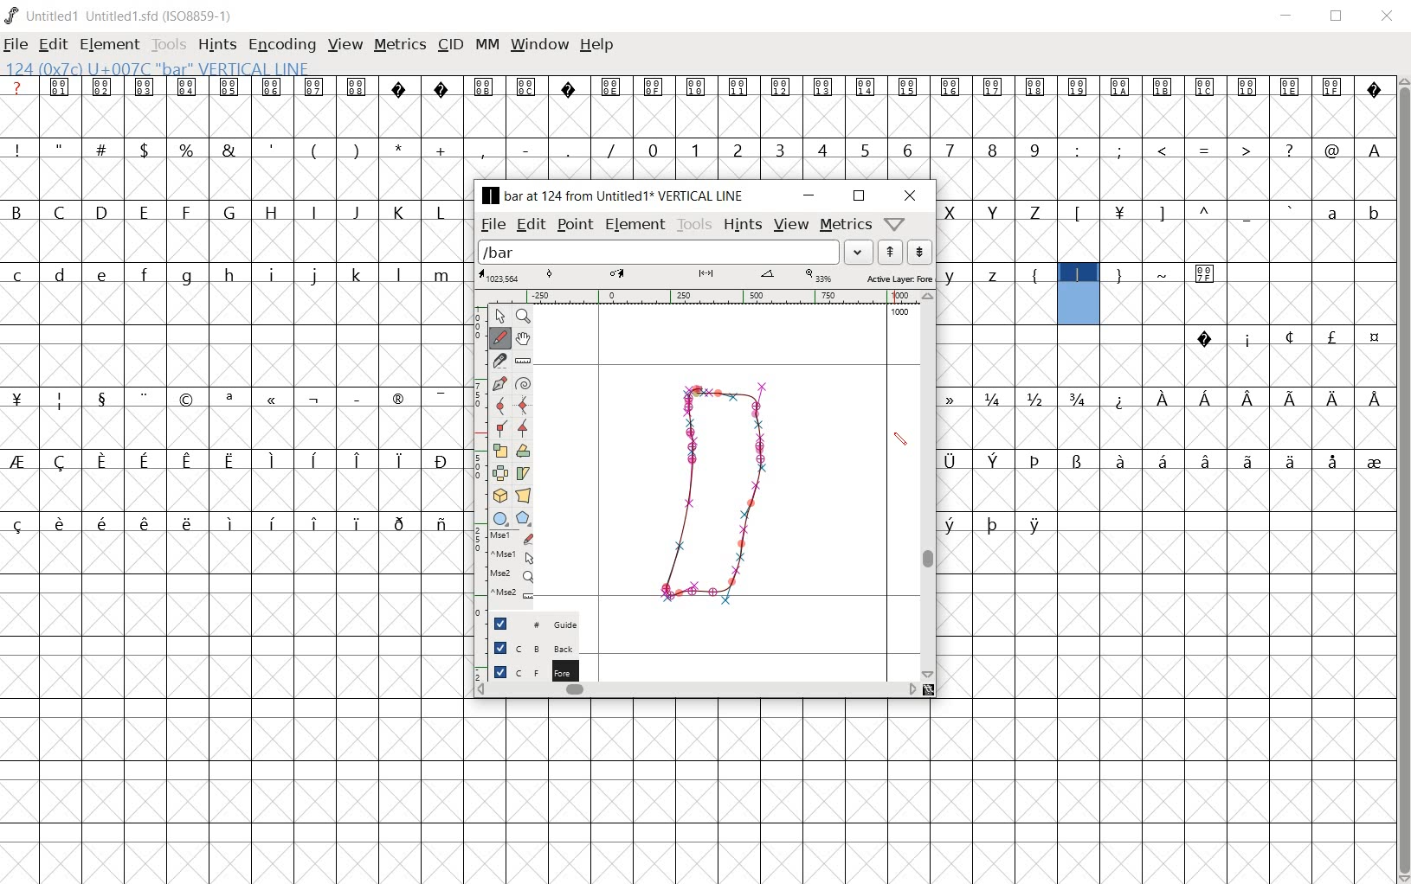 This screenshot has height=884, width=1411. I want to click on empty cells, so click(234, 242).